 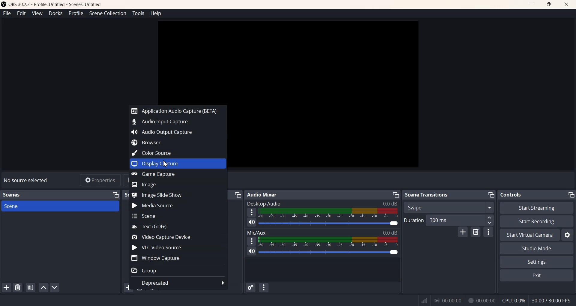 What do you see at coordinates (178, 237) in the screenshot?
I see `Video Capture Device` at bounding box center [178, 237].